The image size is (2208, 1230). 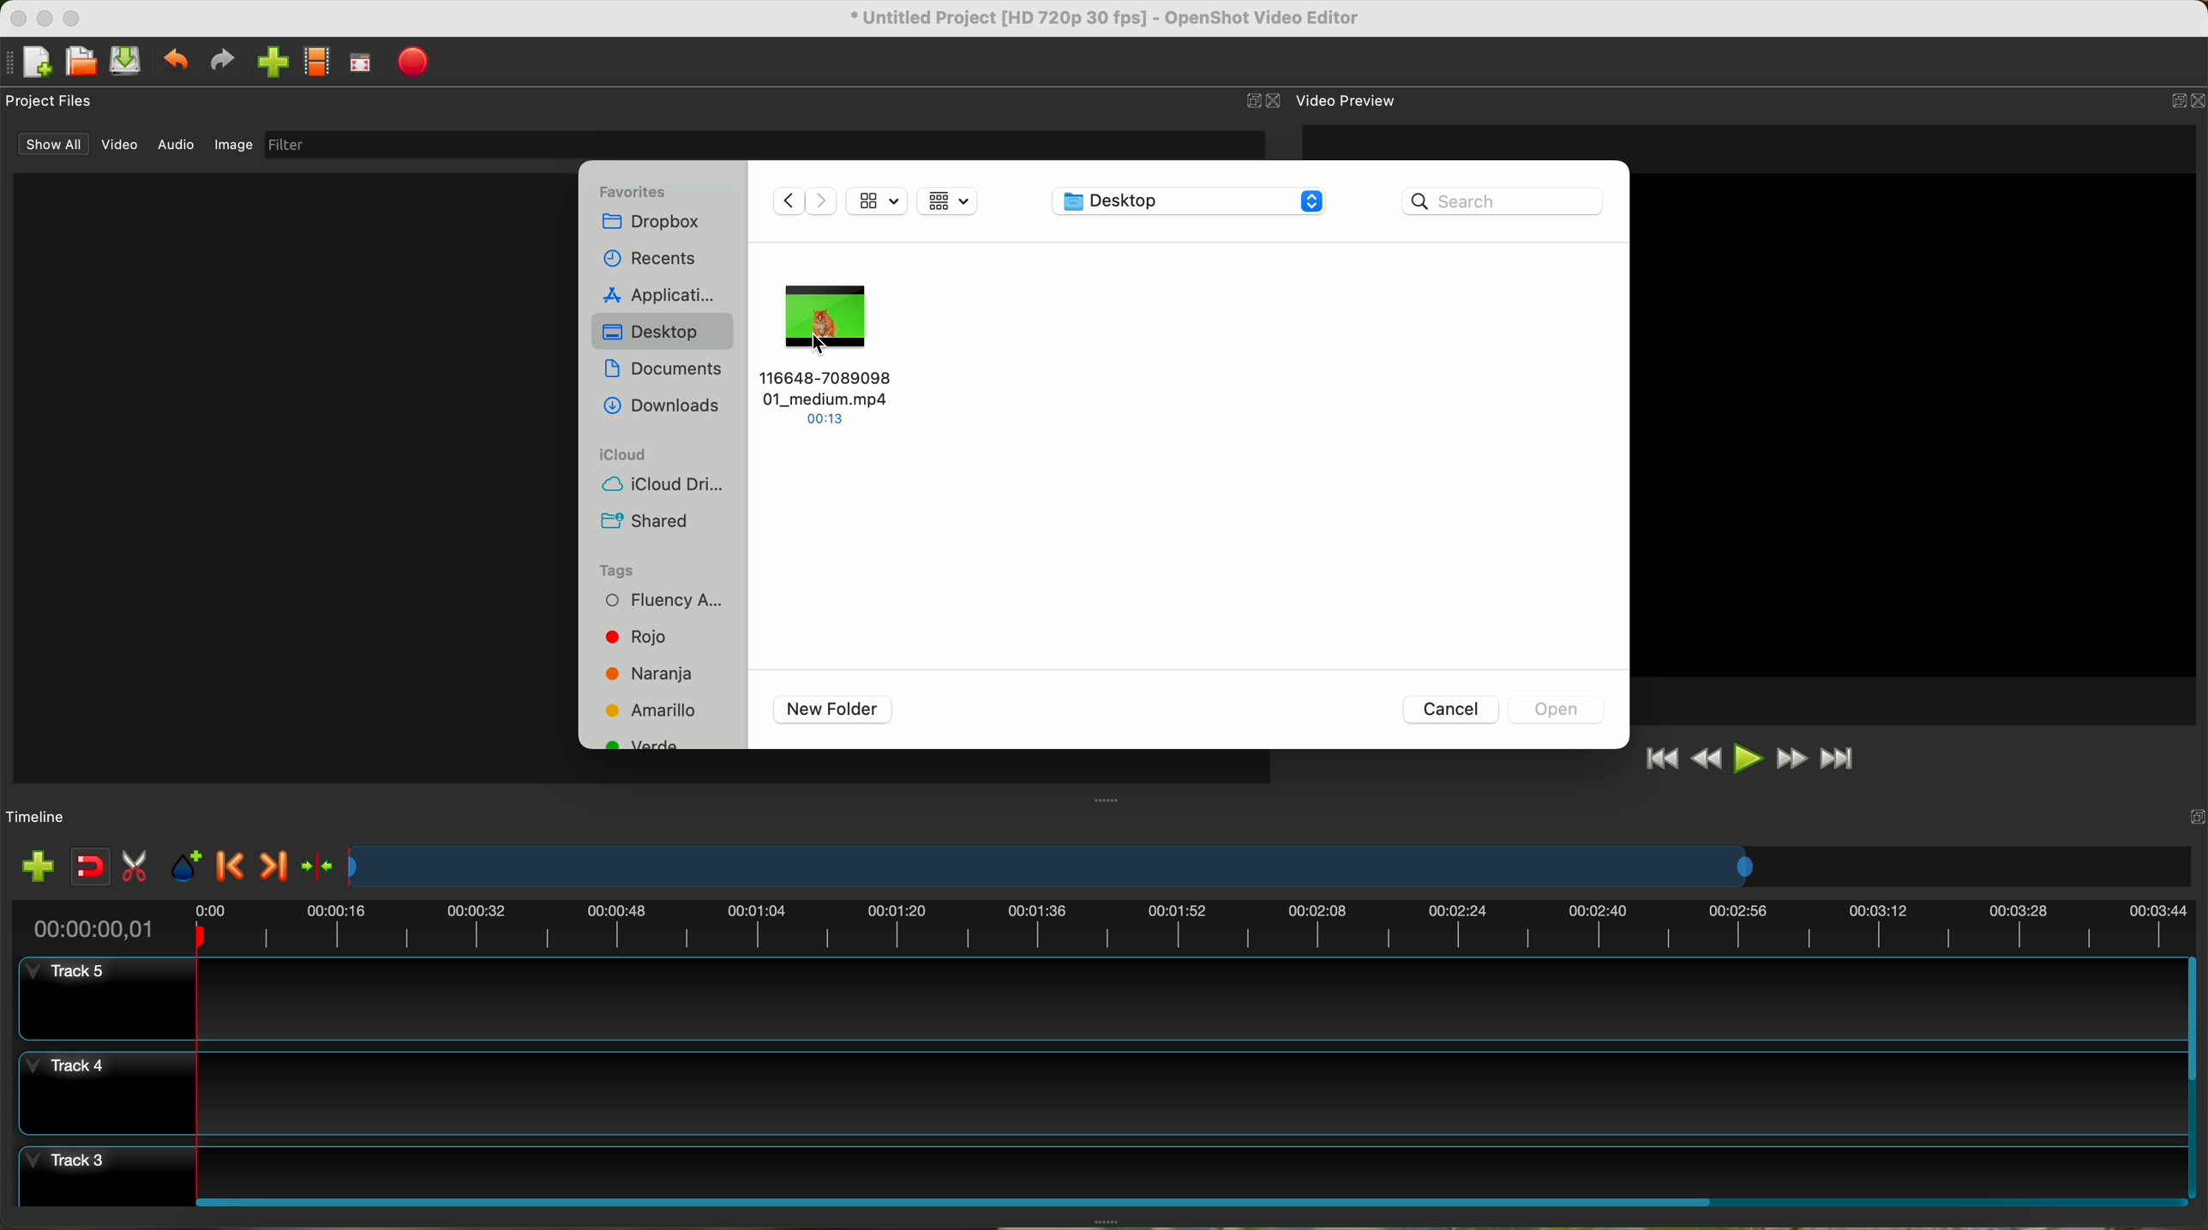 What do you see at coordinates (615, 572) in the screenshot?
I see `tags` at bounding box center [615, 572].